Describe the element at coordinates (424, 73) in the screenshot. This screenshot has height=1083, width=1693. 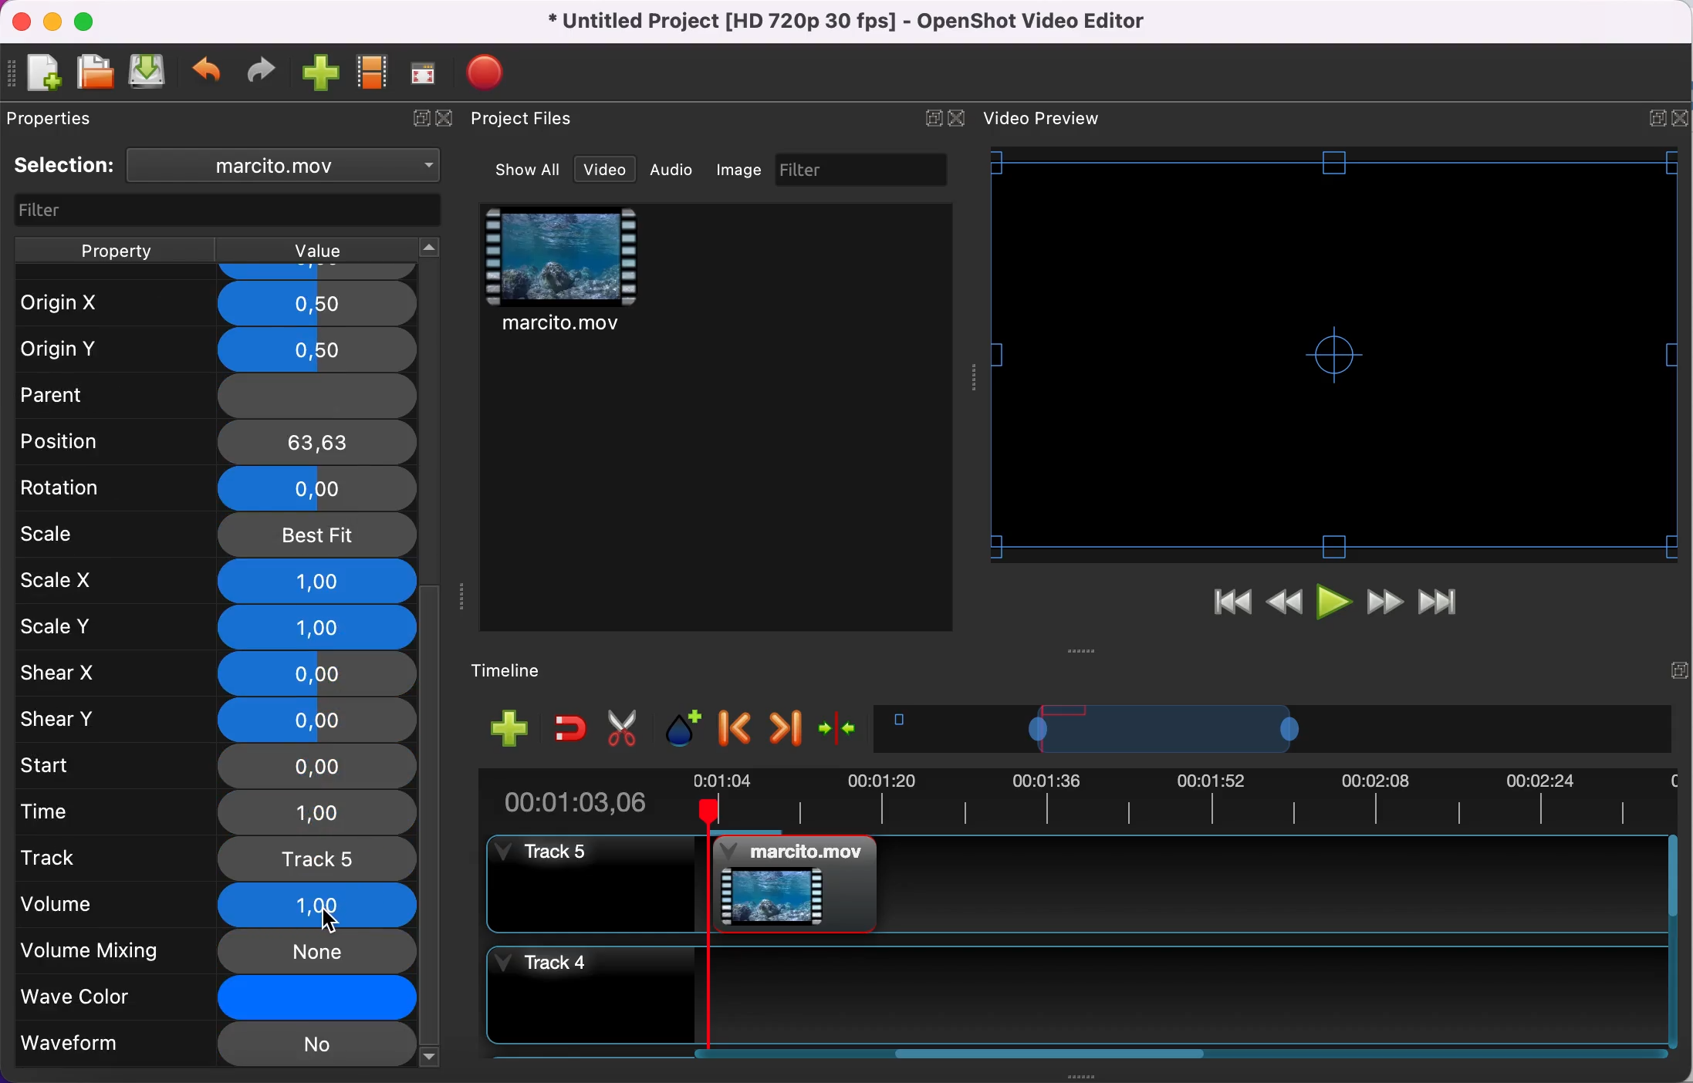
I see `fullscreen` at that location.